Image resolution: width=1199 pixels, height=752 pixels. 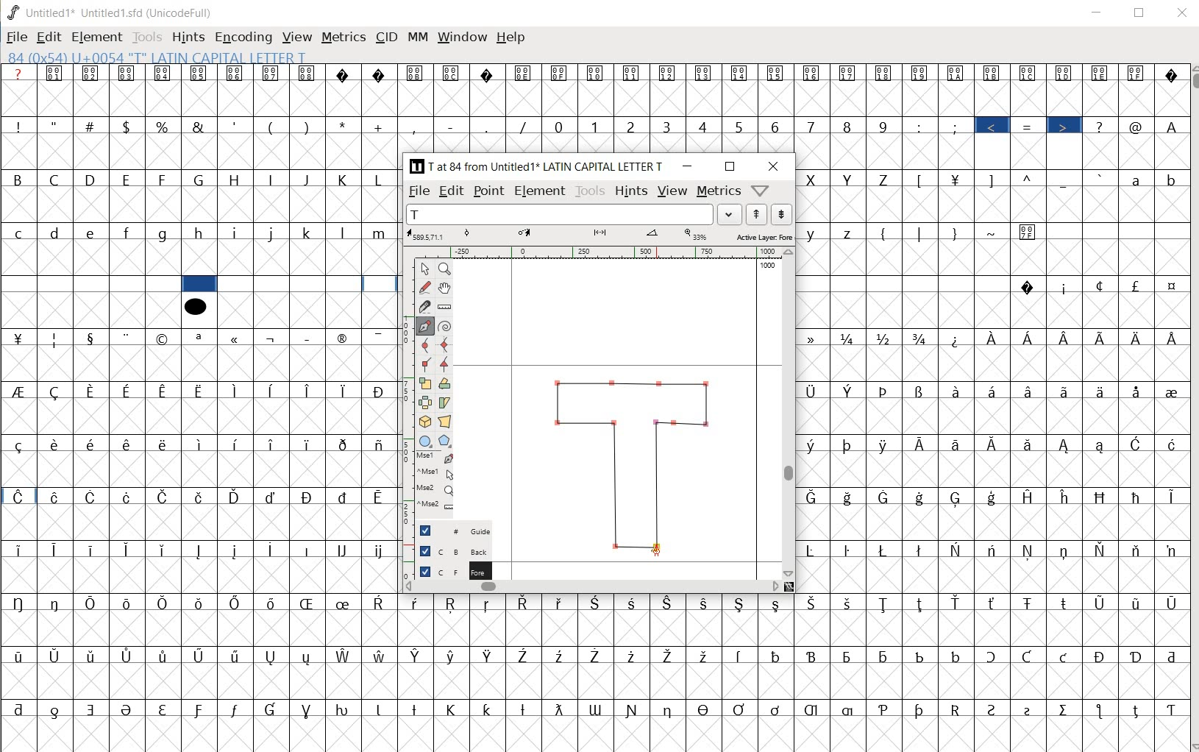 What do you see at coordinates (1029, 443) in the screenshot?
I see `Symbol` at bounding box center [1029, 443].